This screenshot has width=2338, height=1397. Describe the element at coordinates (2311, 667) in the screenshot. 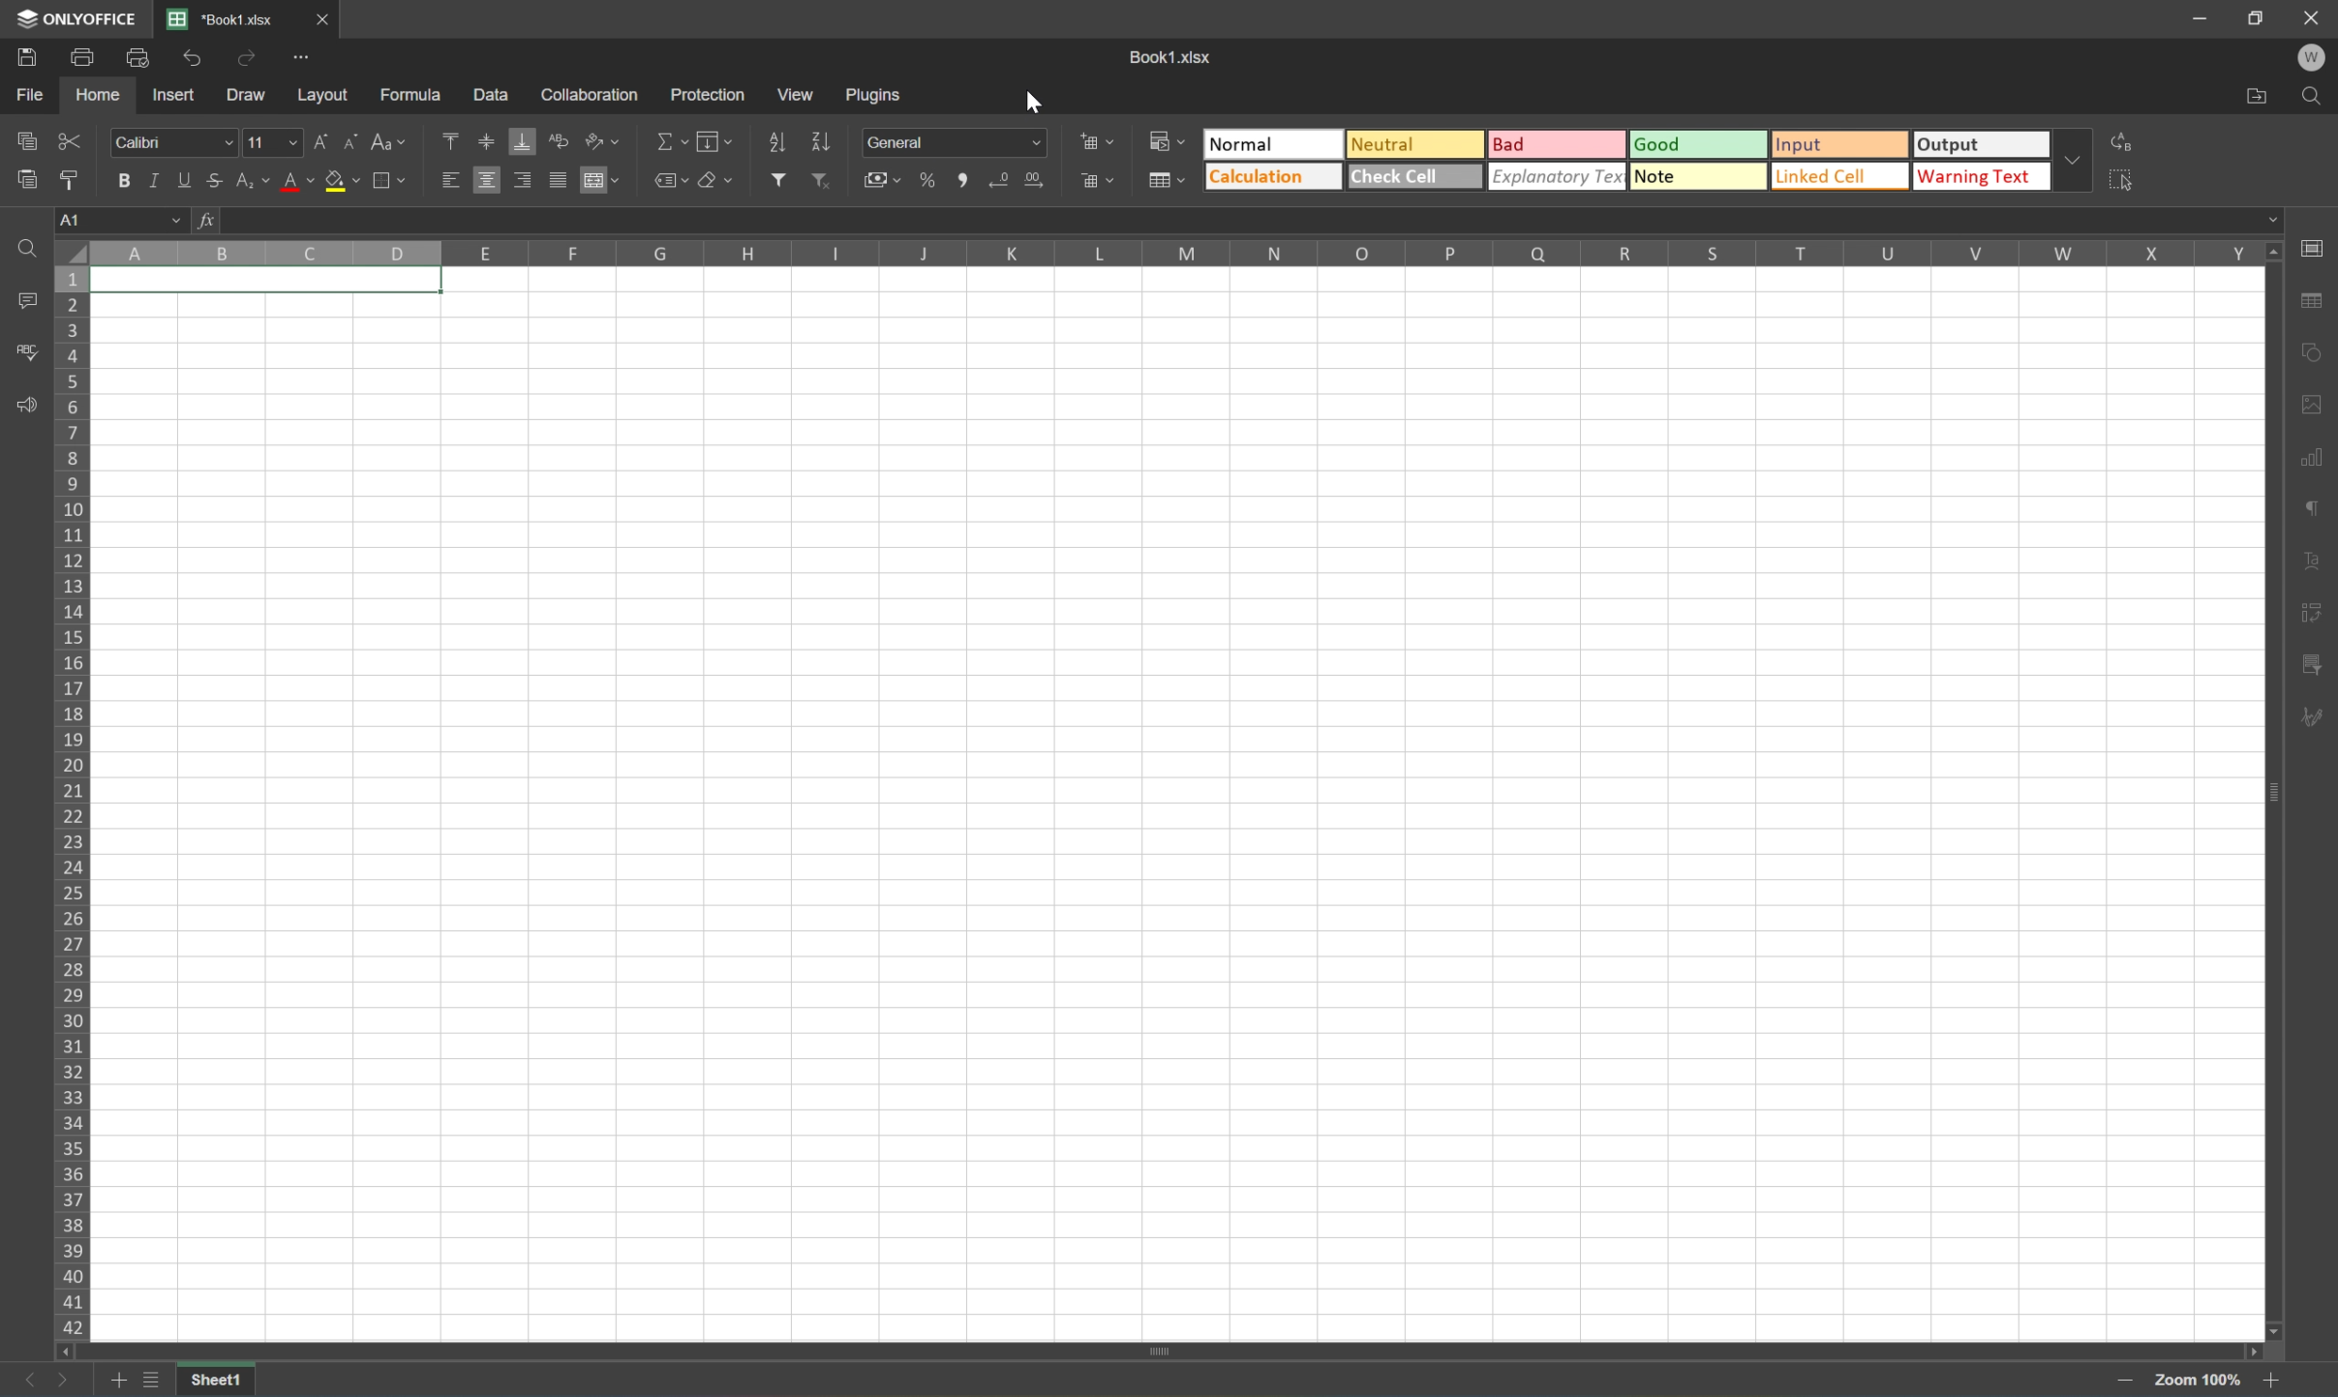

I see `Pivot table settings` at that location.